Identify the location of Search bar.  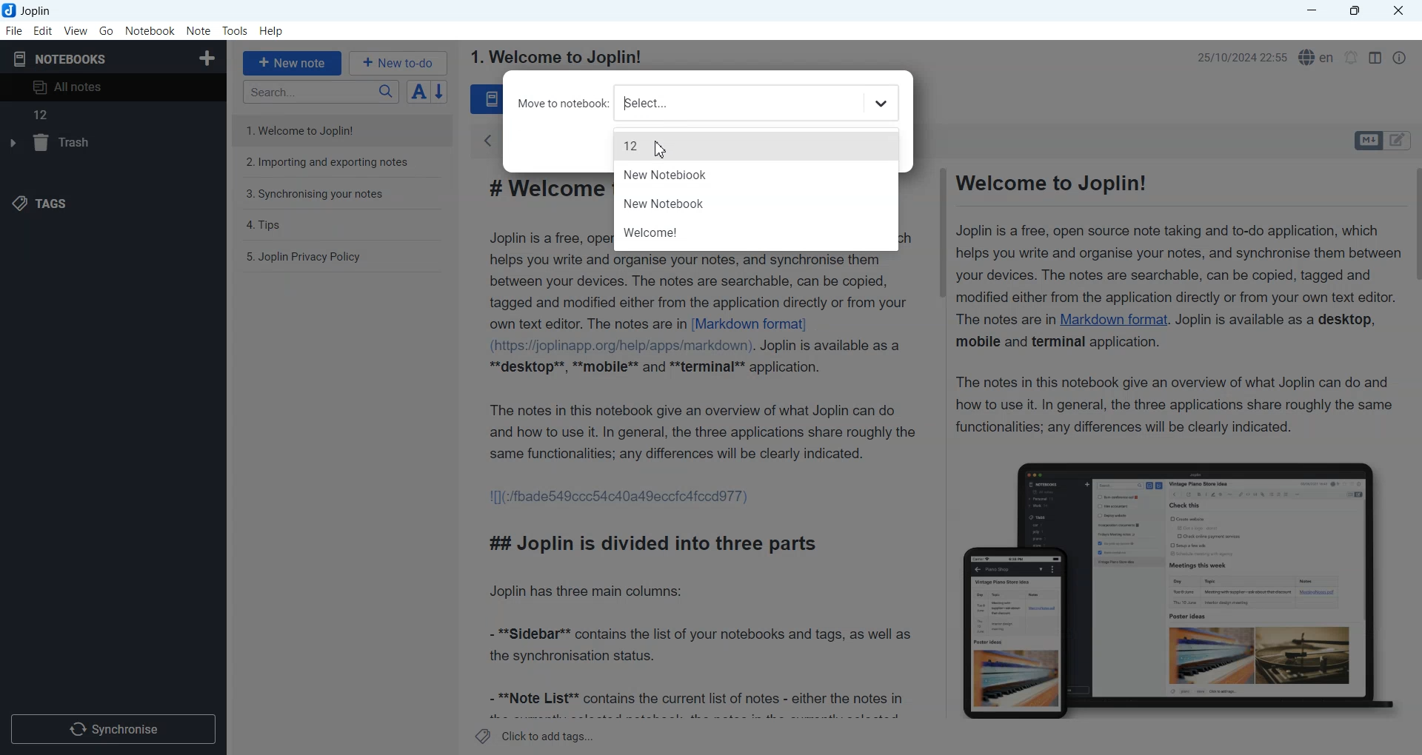
(321, 92).